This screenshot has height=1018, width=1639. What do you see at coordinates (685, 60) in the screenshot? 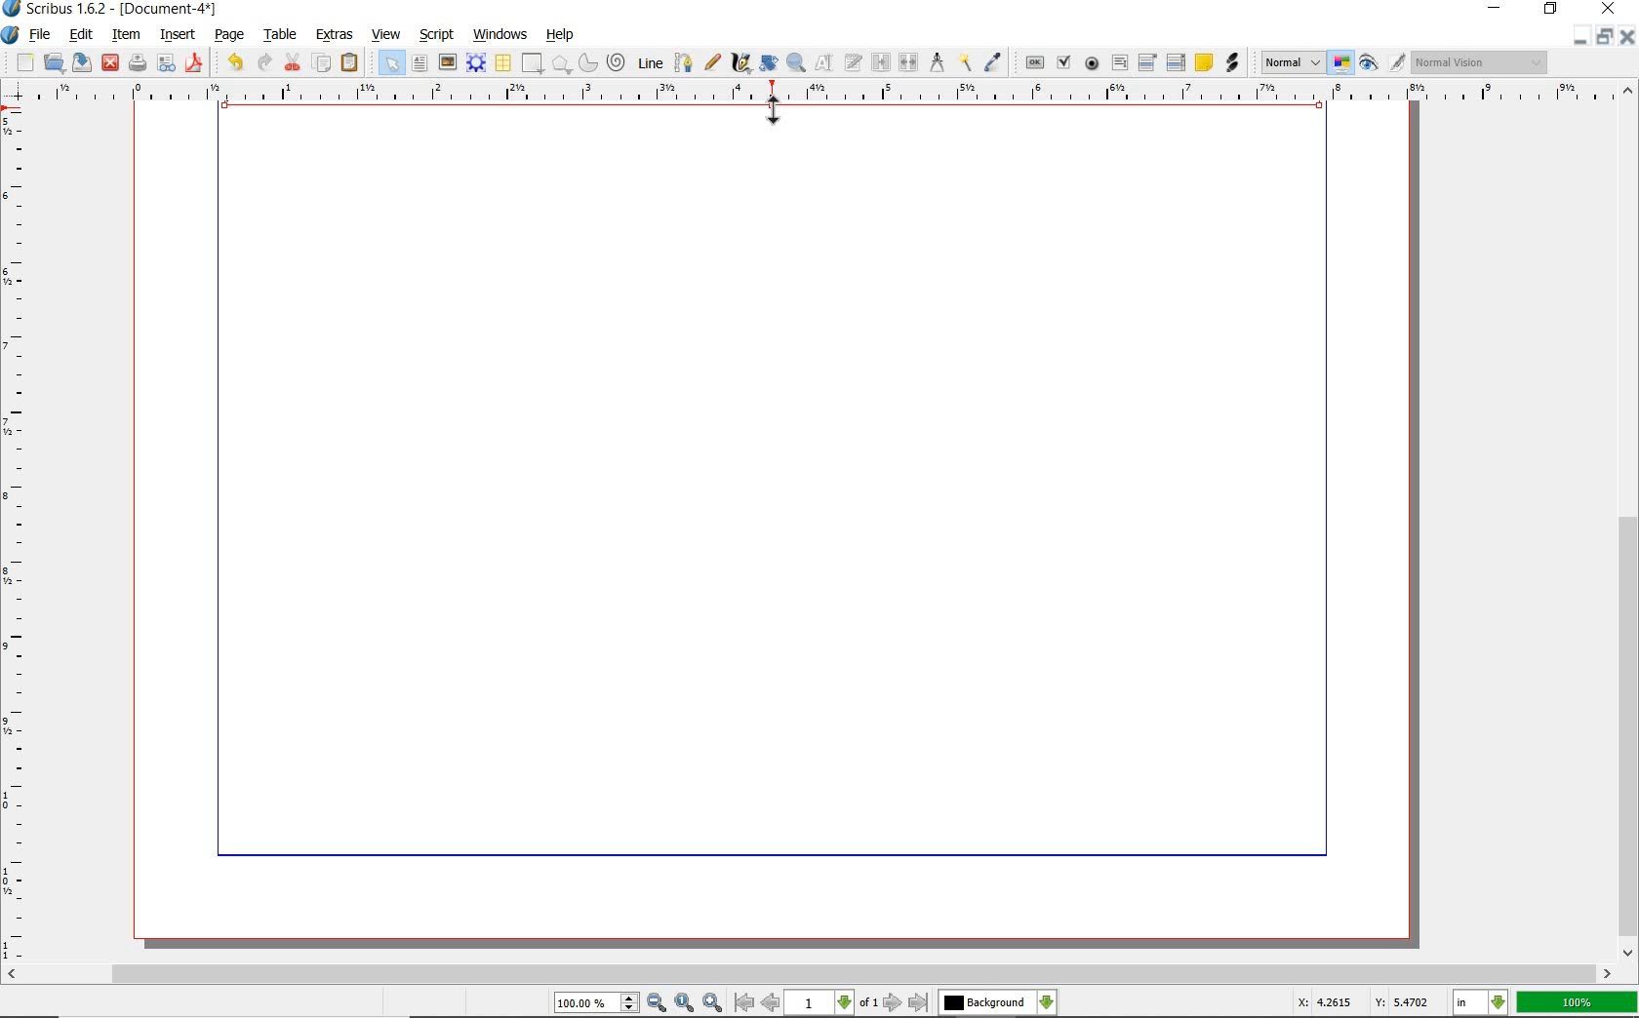
I see `Bezier curve` at bounding box center [685, 60].